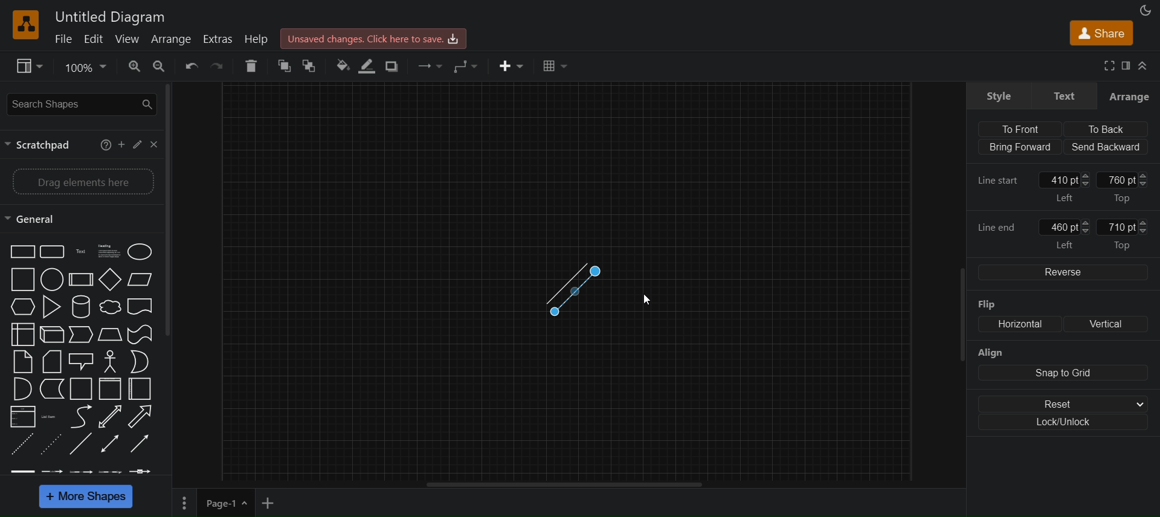  What do you see at coordinates (106, 251) in the screenshot?
I see `Text box` at bounding box center [106, 251].